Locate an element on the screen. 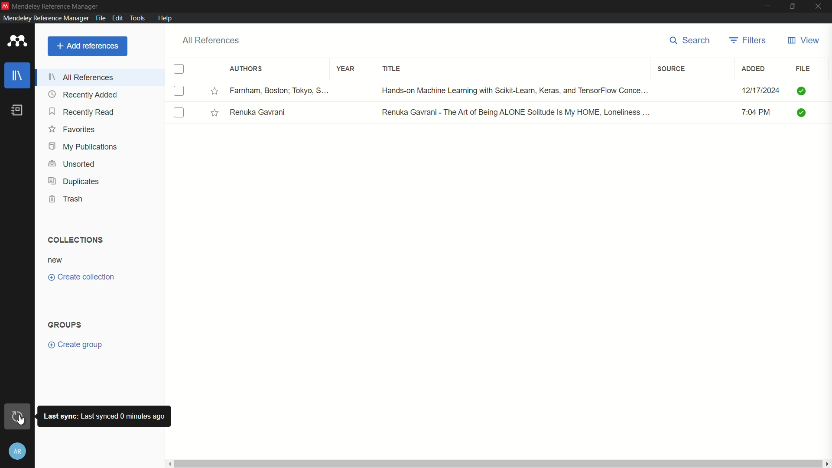 This screenshot has height=468, width=832. create collection is located at coordinates (81, 276).